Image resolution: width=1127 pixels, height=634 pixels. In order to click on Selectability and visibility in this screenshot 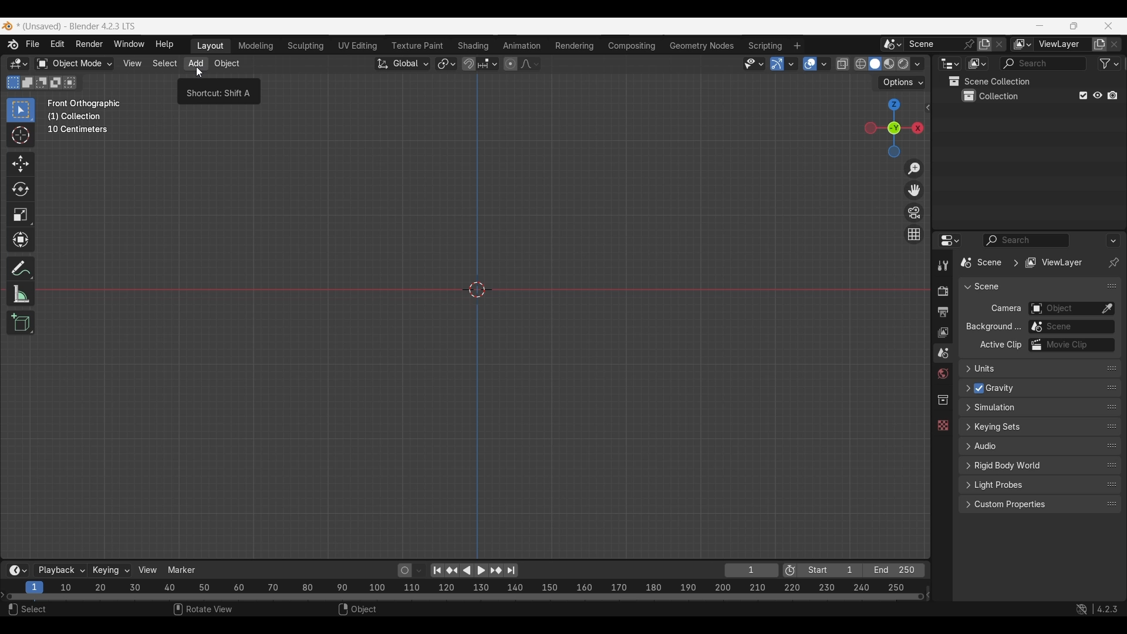, I will do `click(754, 64)`.